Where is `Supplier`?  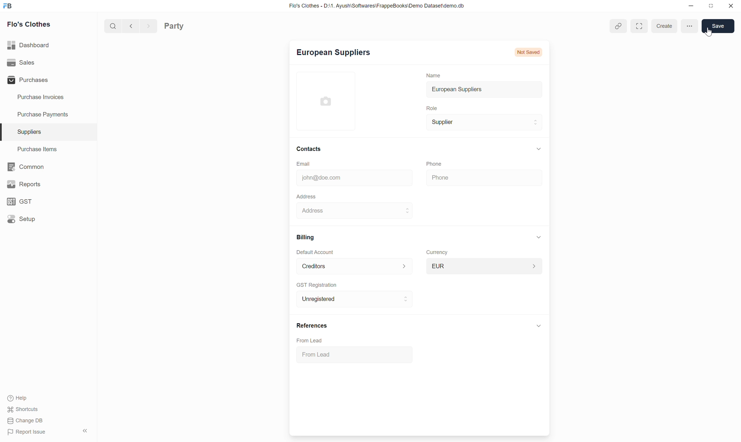 Supplier is located at coordinates (440, 122).